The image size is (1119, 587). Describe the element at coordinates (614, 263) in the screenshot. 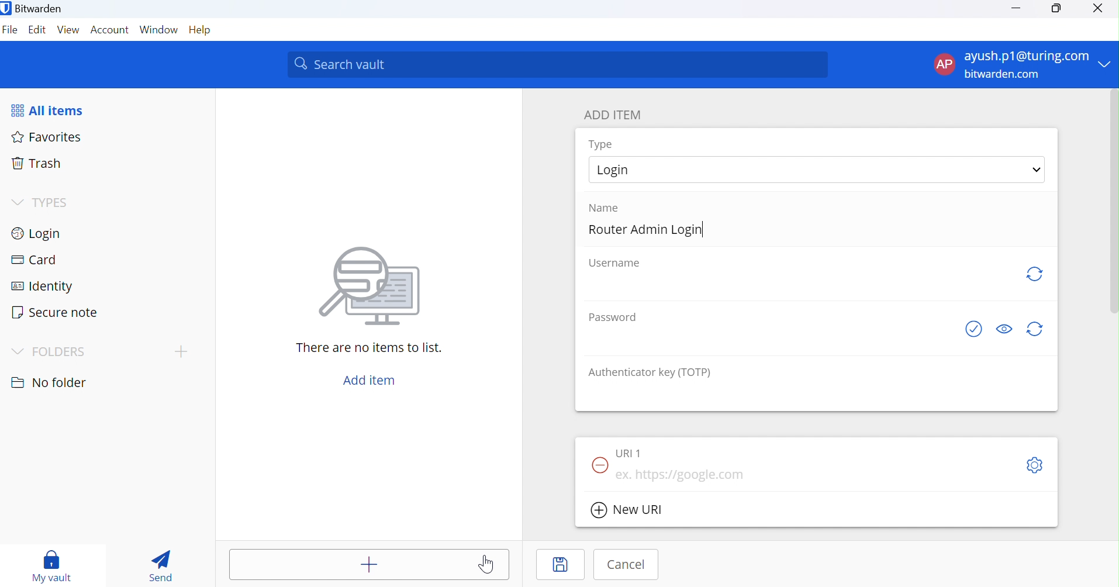

I see `Username` at that location.